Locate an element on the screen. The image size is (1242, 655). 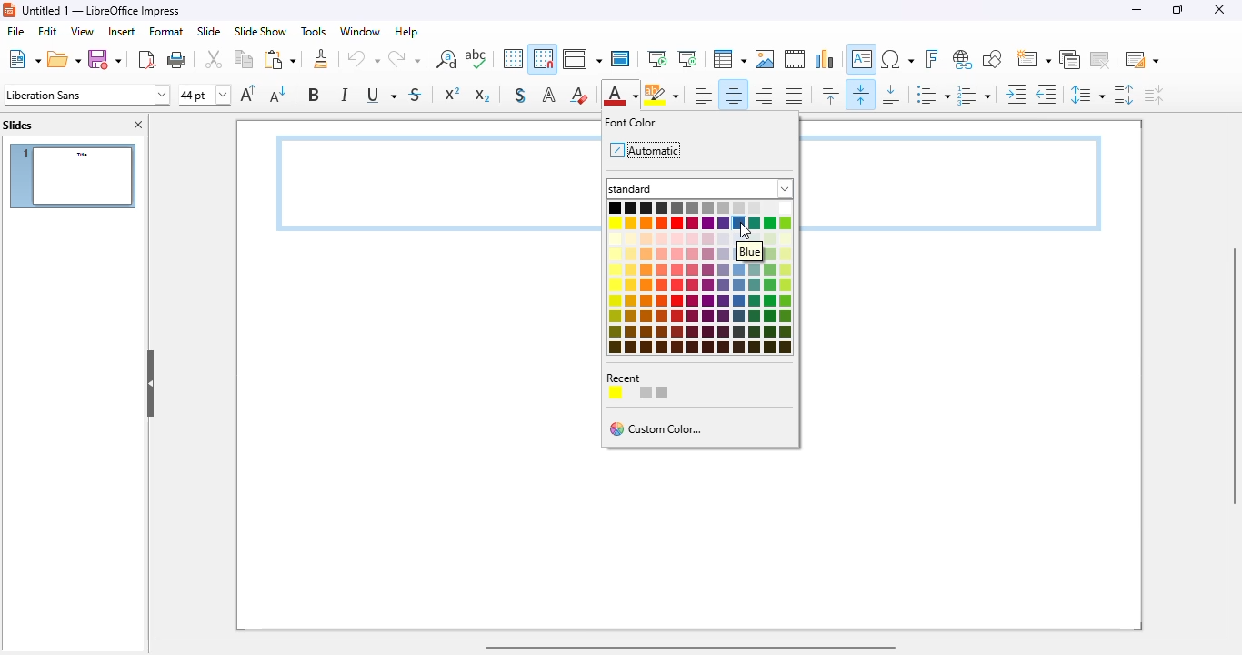
cursor is located at coordinates (746, 232).